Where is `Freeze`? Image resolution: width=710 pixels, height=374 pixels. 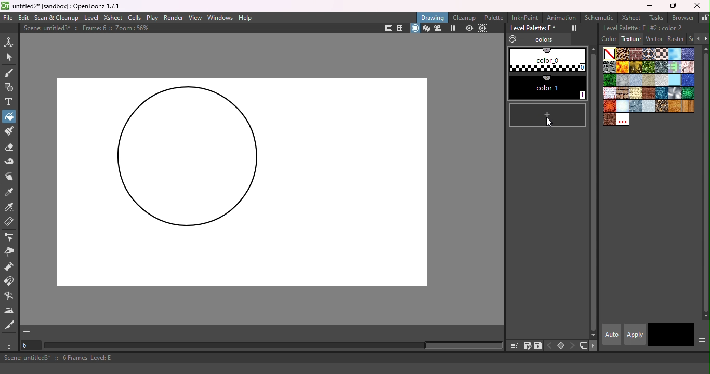
Freeze is located at coordinates (571, 29).